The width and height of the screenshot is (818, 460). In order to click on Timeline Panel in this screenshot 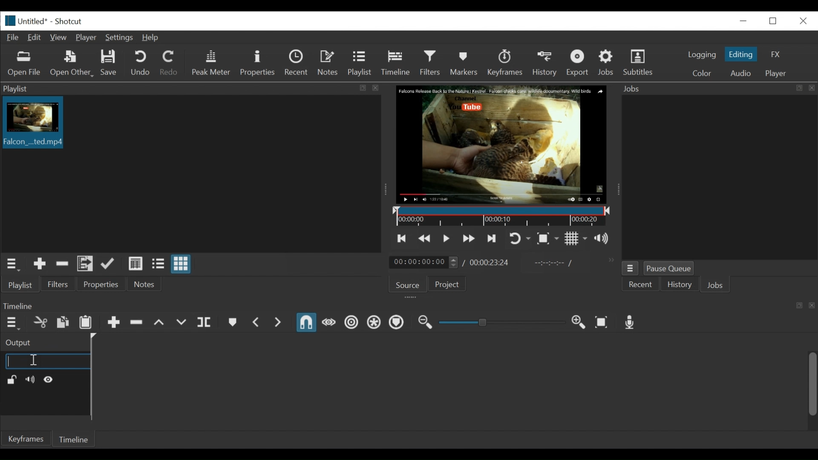, I will do `click(408, 307)`.